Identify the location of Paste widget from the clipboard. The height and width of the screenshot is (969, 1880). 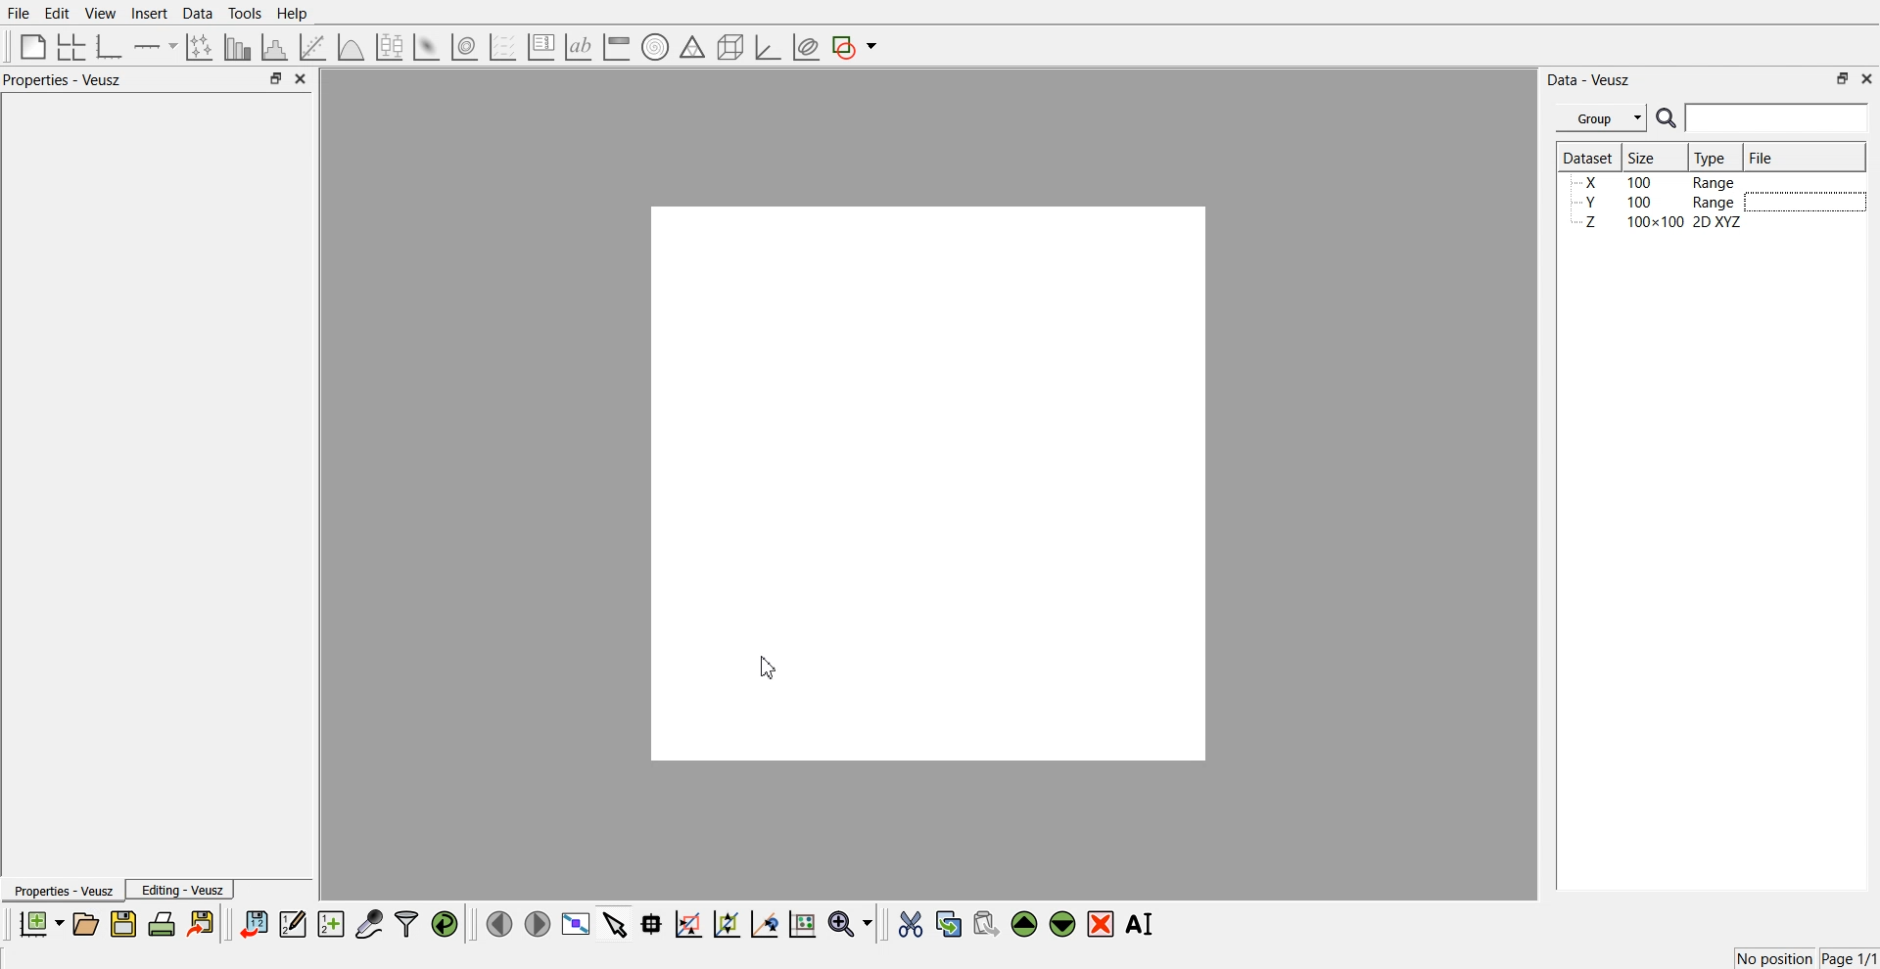
(986, 922).